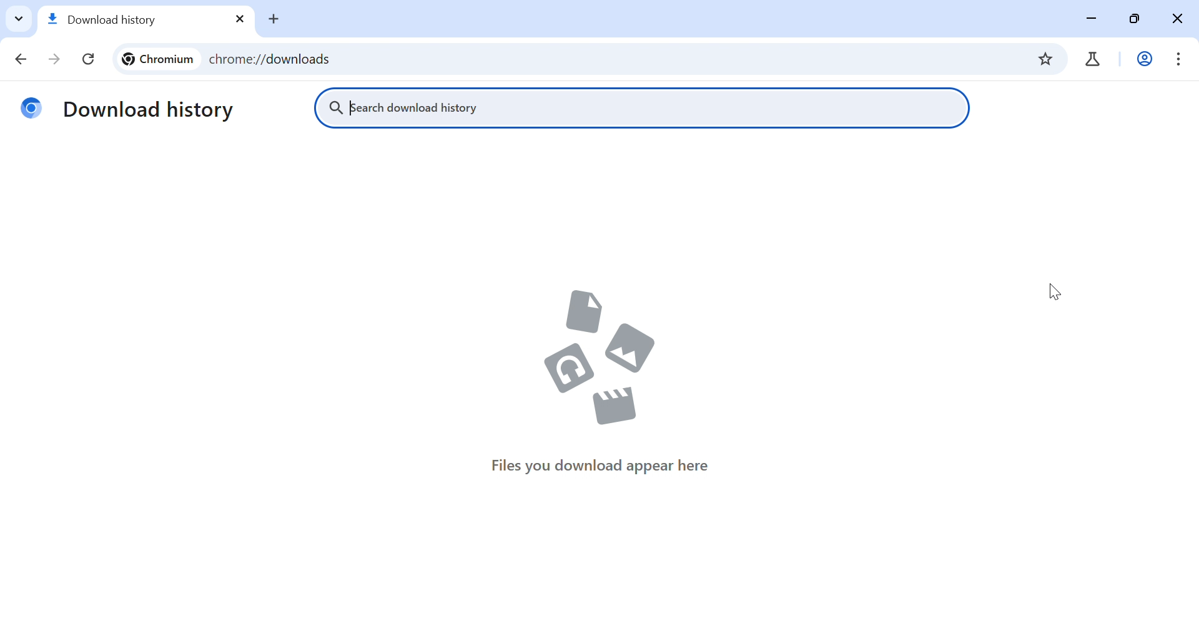 This screenshot has height=629, width=1199. Describe the element at coordinates (1089, 60) in the screenshot. I see `Chrome tabs` at that location.